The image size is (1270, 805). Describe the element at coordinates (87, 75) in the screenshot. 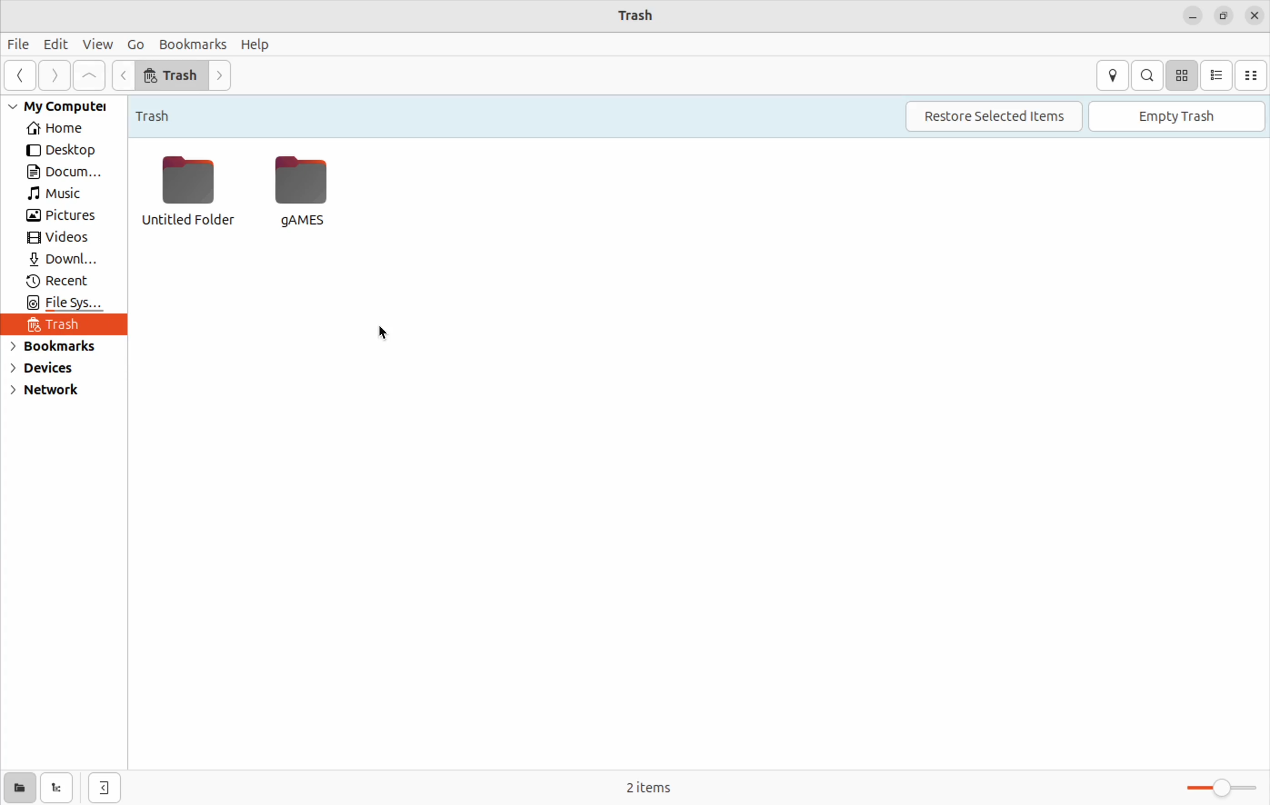

I see `Go first file` at that location.